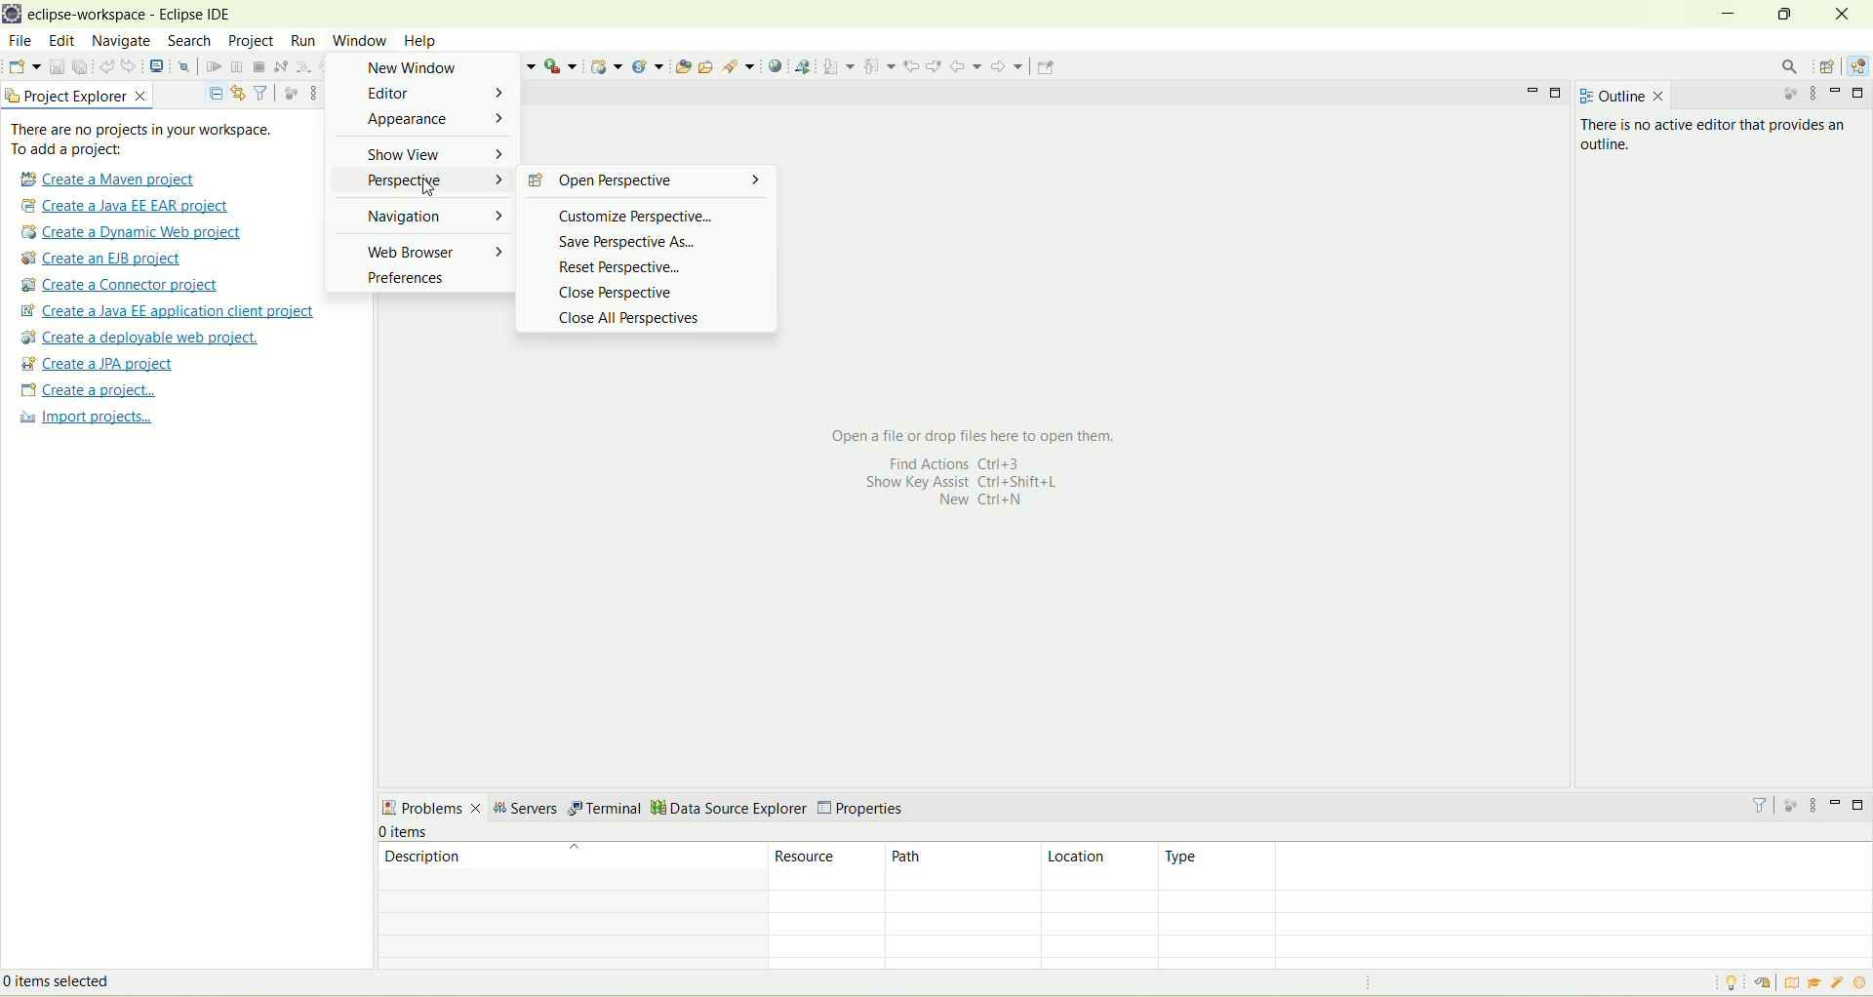 This screenshot has height=997, width=1873. Describe the element at coordinates (838, 66) in the screenshot. I see `next annotation` at that location.